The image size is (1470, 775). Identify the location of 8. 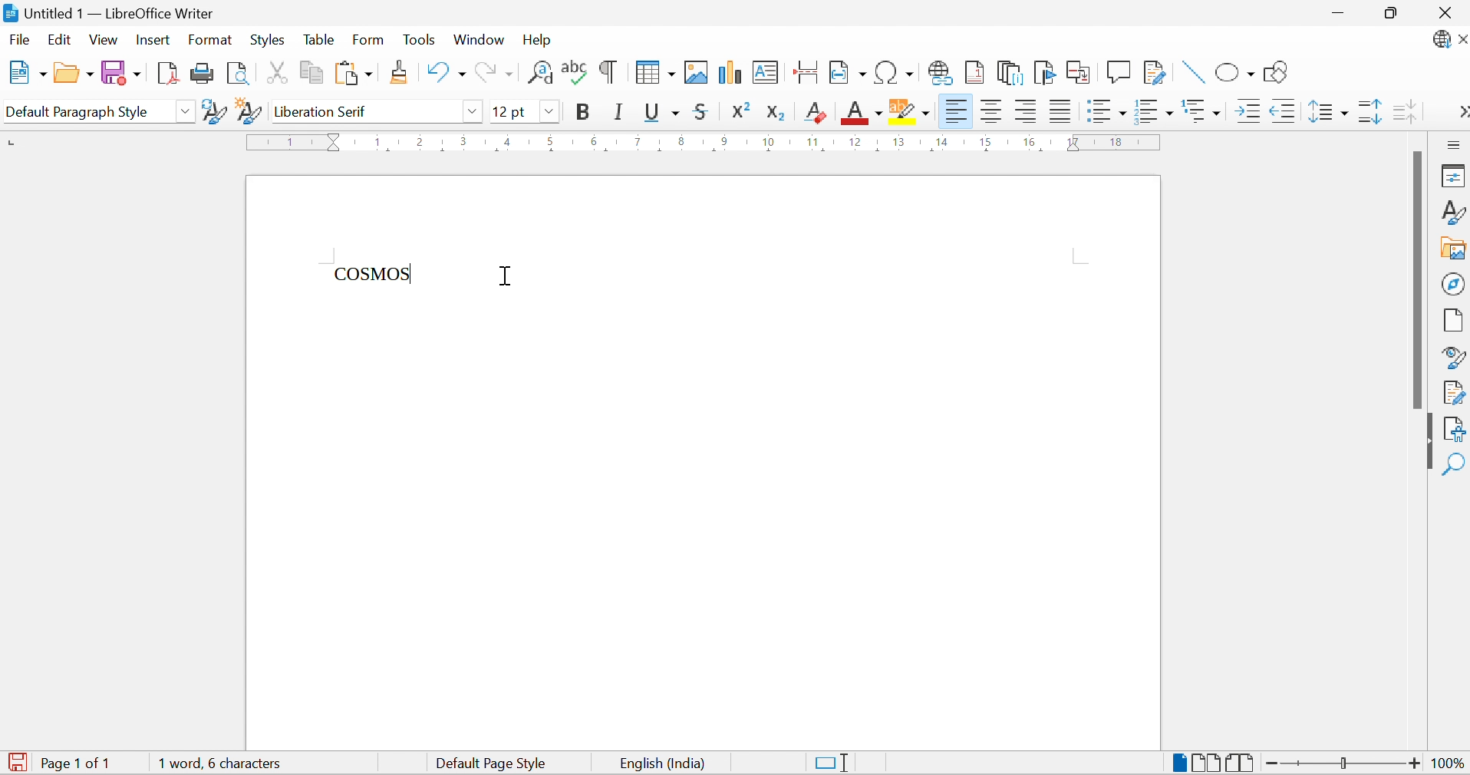
(681, 143).